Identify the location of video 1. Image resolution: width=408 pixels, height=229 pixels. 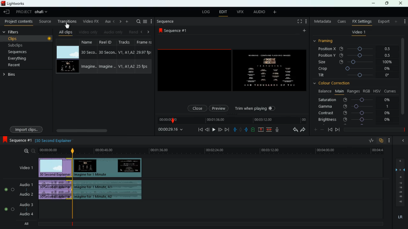
(25, 168).